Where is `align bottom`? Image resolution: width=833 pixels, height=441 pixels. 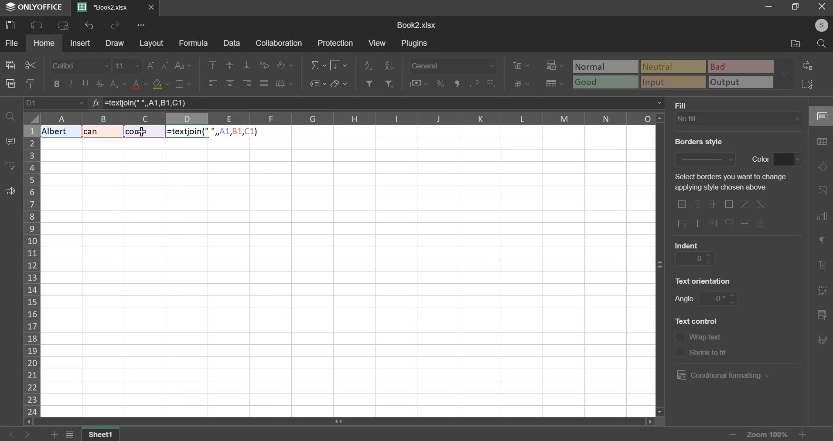
align bottom is located at coordinates (247, 65).